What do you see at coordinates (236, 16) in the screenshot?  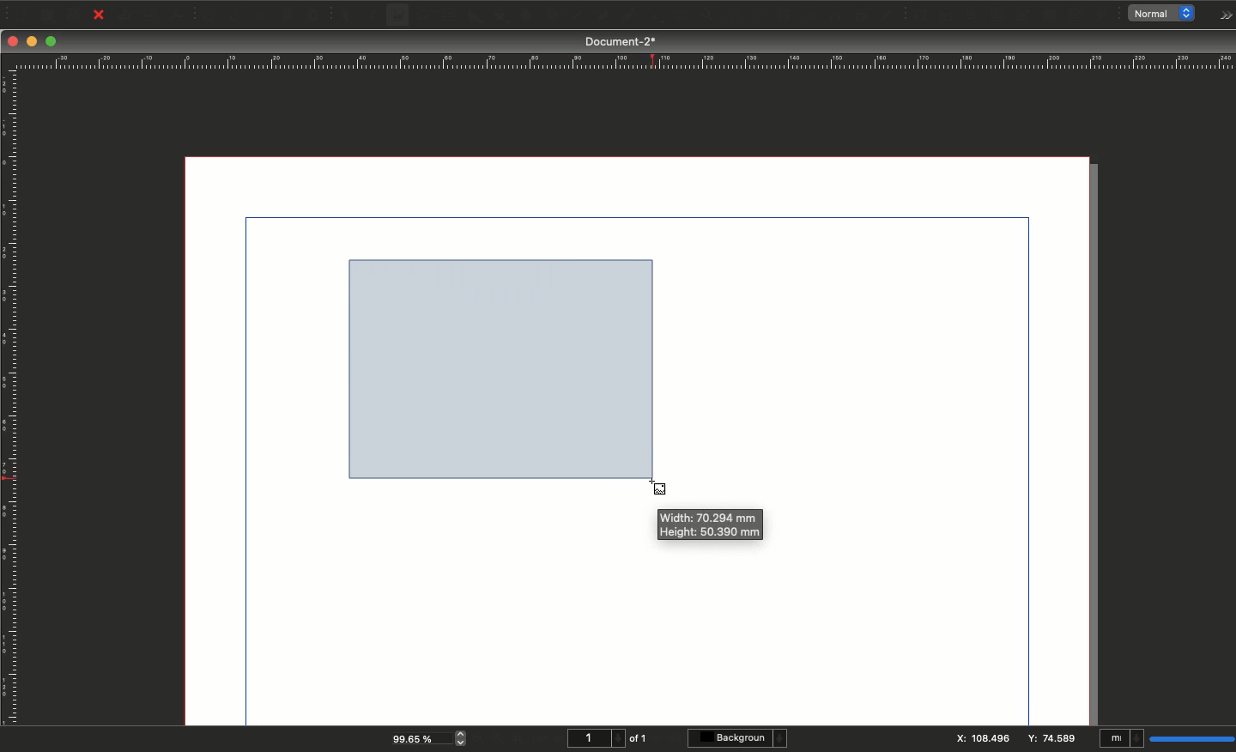 I see `Redo` at bounding box center [236, 16].